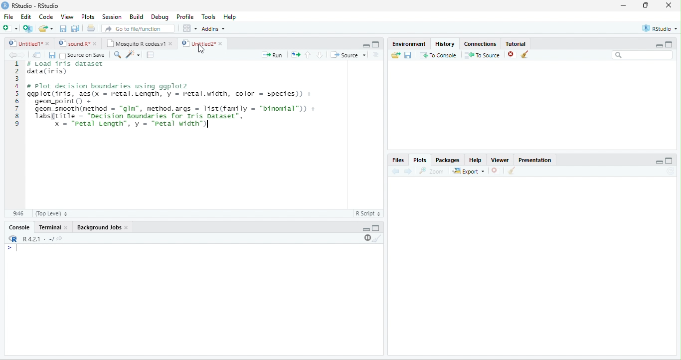 Image resolution: width=681 pixels, height=360 pixels. What do you see at coordinates (172, 93) in the screenshot?
I see `# Plot decision boundaries using ggplot2
ggplot(iris, aes(x = petal.Length, y = Petal.width, color = Species) +
geom_point() +` at bounding box center [172, 93].